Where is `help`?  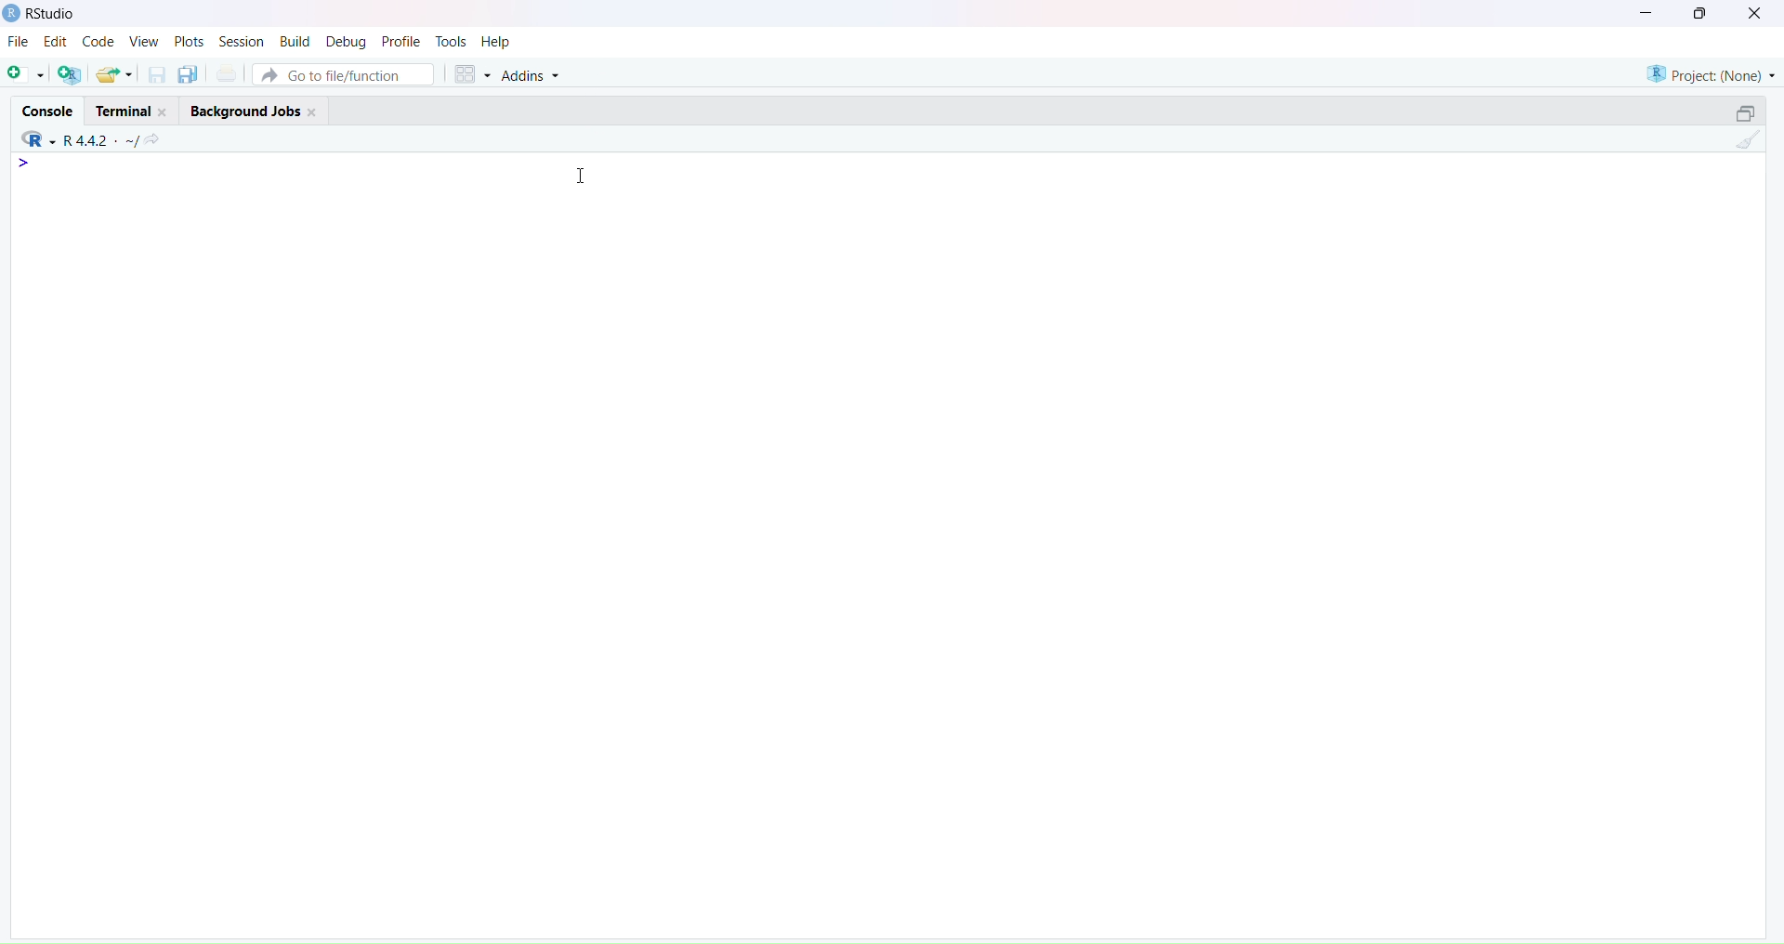 help is located at coordinates (497, 44).